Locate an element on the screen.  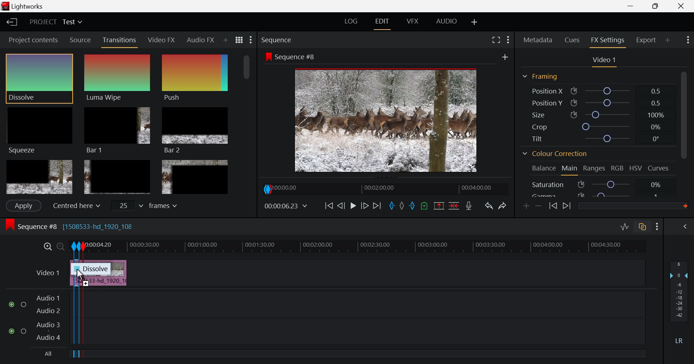
AUDIO is located at coordinates (447, 21).